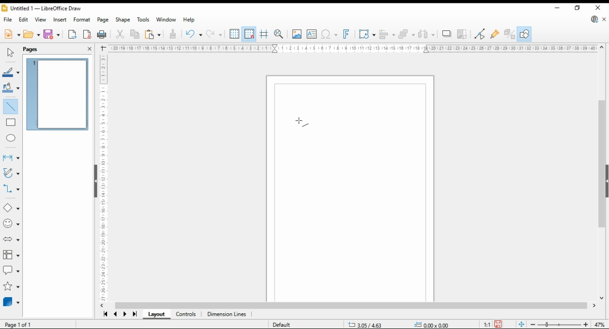 The width and height of the screenshot is (609, 329). I want to click on align objects, so click(387, 34).